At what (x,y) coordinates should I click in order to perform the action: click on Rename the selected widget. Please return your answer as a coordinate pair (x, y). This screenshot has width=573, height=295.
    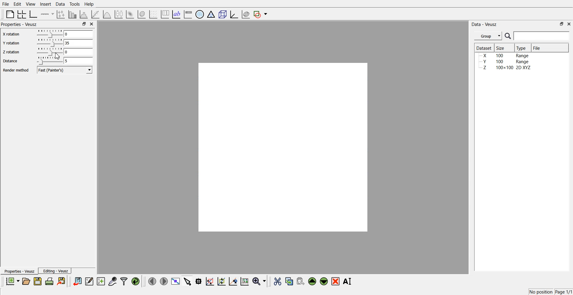
    Looking at the image, I should click on (348, 281).